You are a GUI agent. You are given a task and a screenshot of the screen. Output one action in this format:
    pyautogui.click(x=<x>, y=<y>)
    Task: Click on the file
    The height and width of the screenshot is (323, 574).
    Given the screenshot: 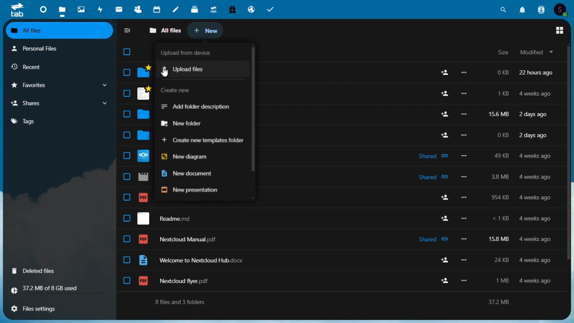 What is the action you would take?
    pyautogui.click(x=144, y=93)
    